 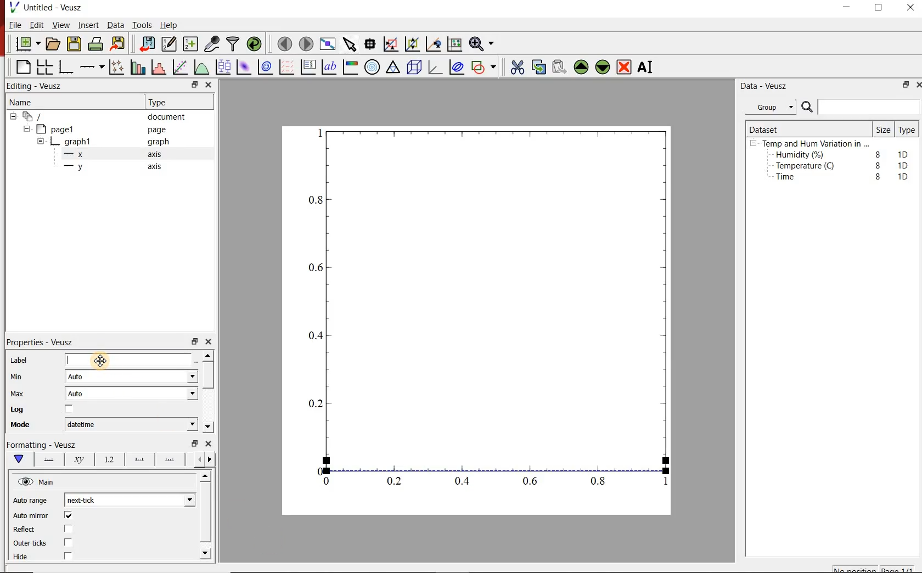 What do you see at coordinates (855, 569) in the screenshot?
I see `No position` at bounding box center [855, 569].